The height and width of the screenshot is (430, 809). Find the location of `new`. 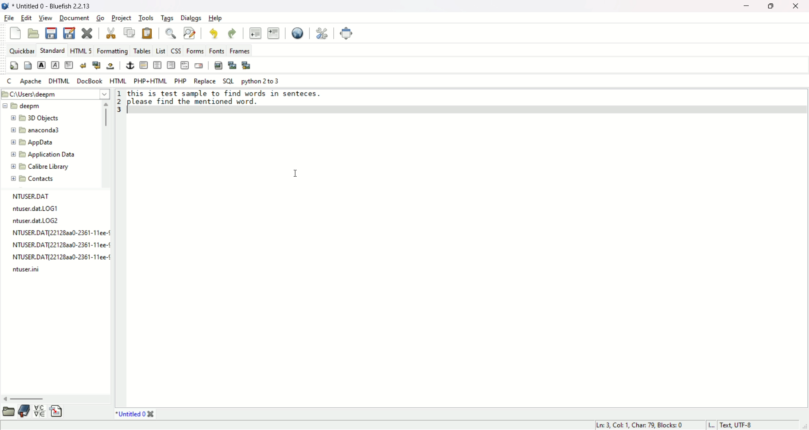

new is located at coordinates (16, 33).